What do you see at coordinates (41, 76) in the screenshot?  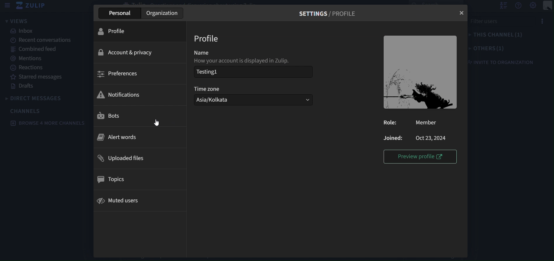 I see `starred messages` at bounding box center [41, 76].